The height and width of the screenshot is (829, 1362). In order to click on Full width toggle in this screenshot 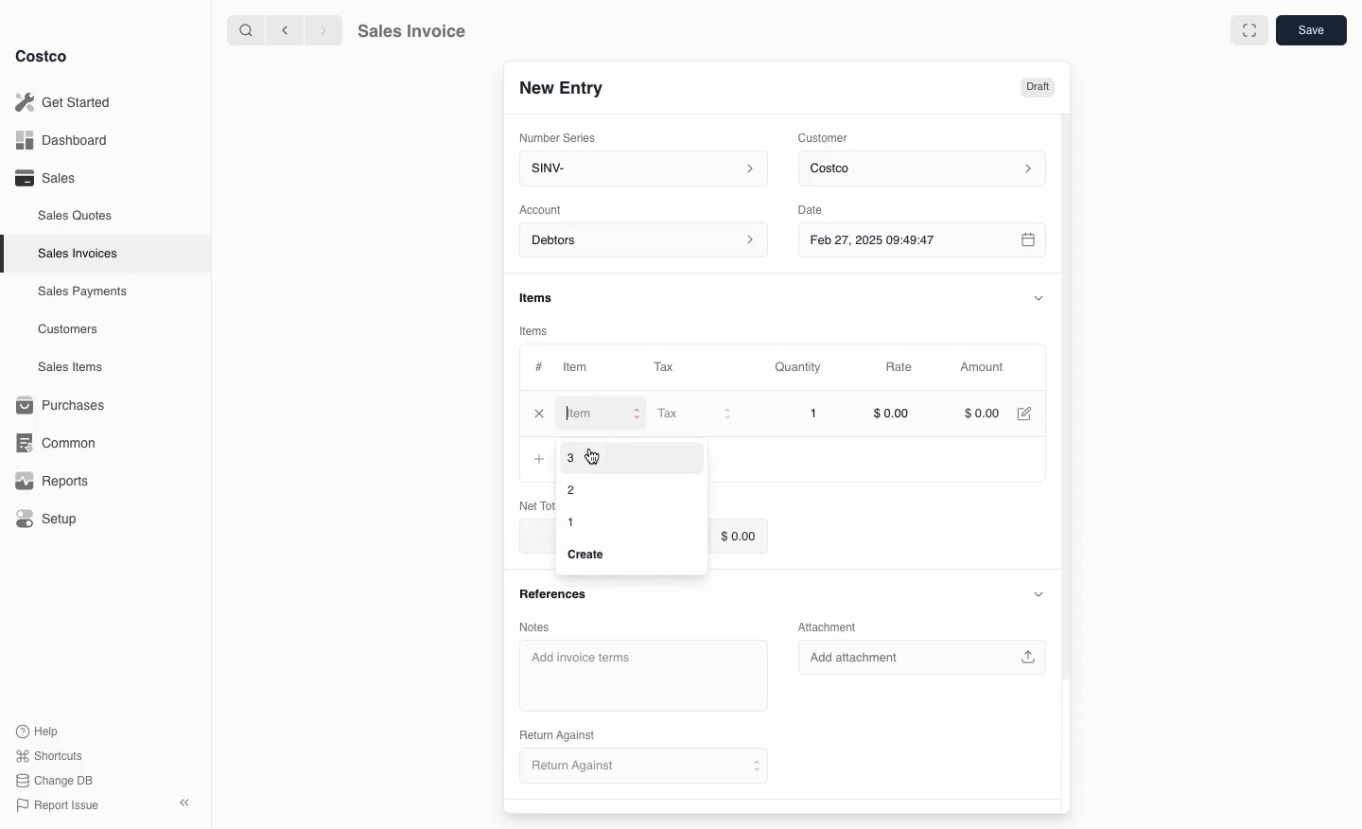, I will do `click(1248, 30)`.